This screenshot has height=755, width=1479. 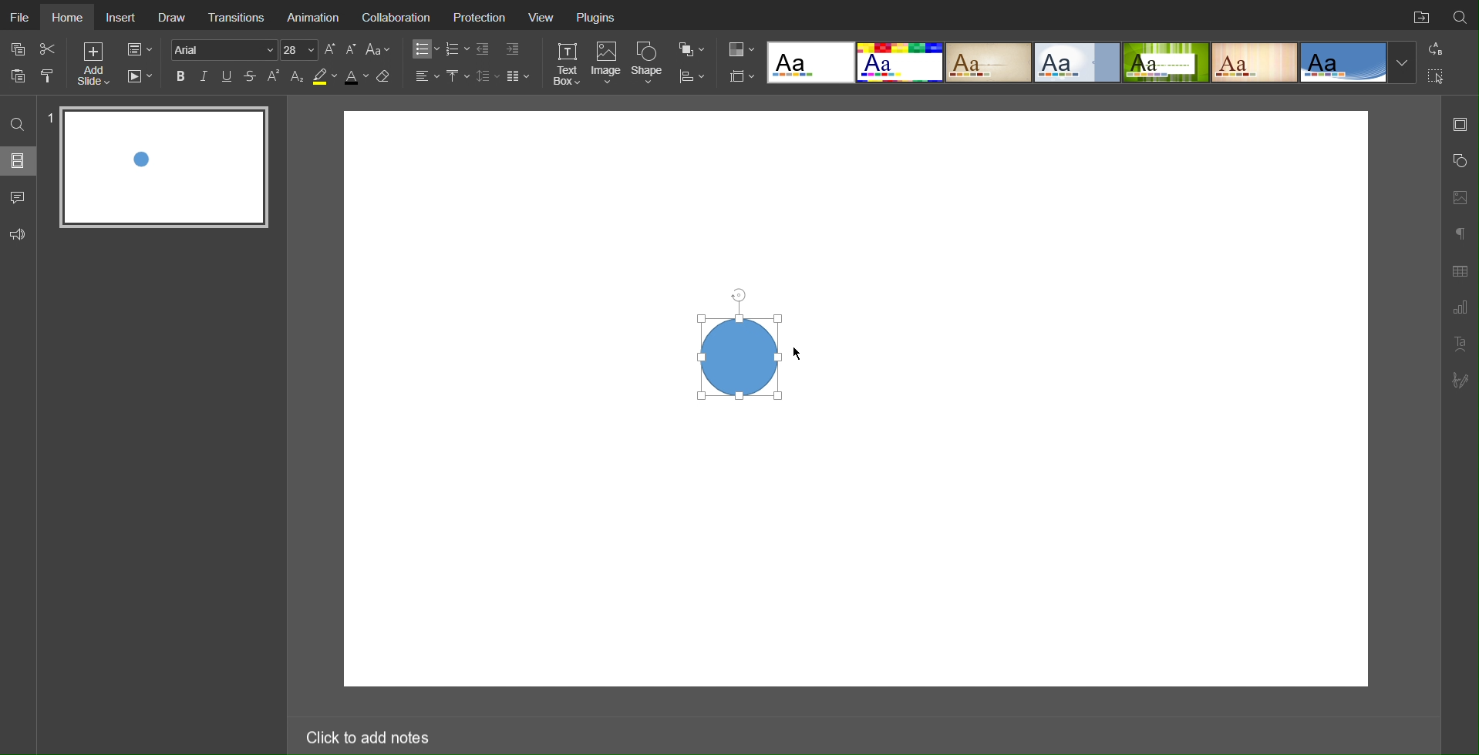 What do you see at coordinates (739, 76) in the screenshot?
I see `Slide Settings` at bounding box center [739, 76].